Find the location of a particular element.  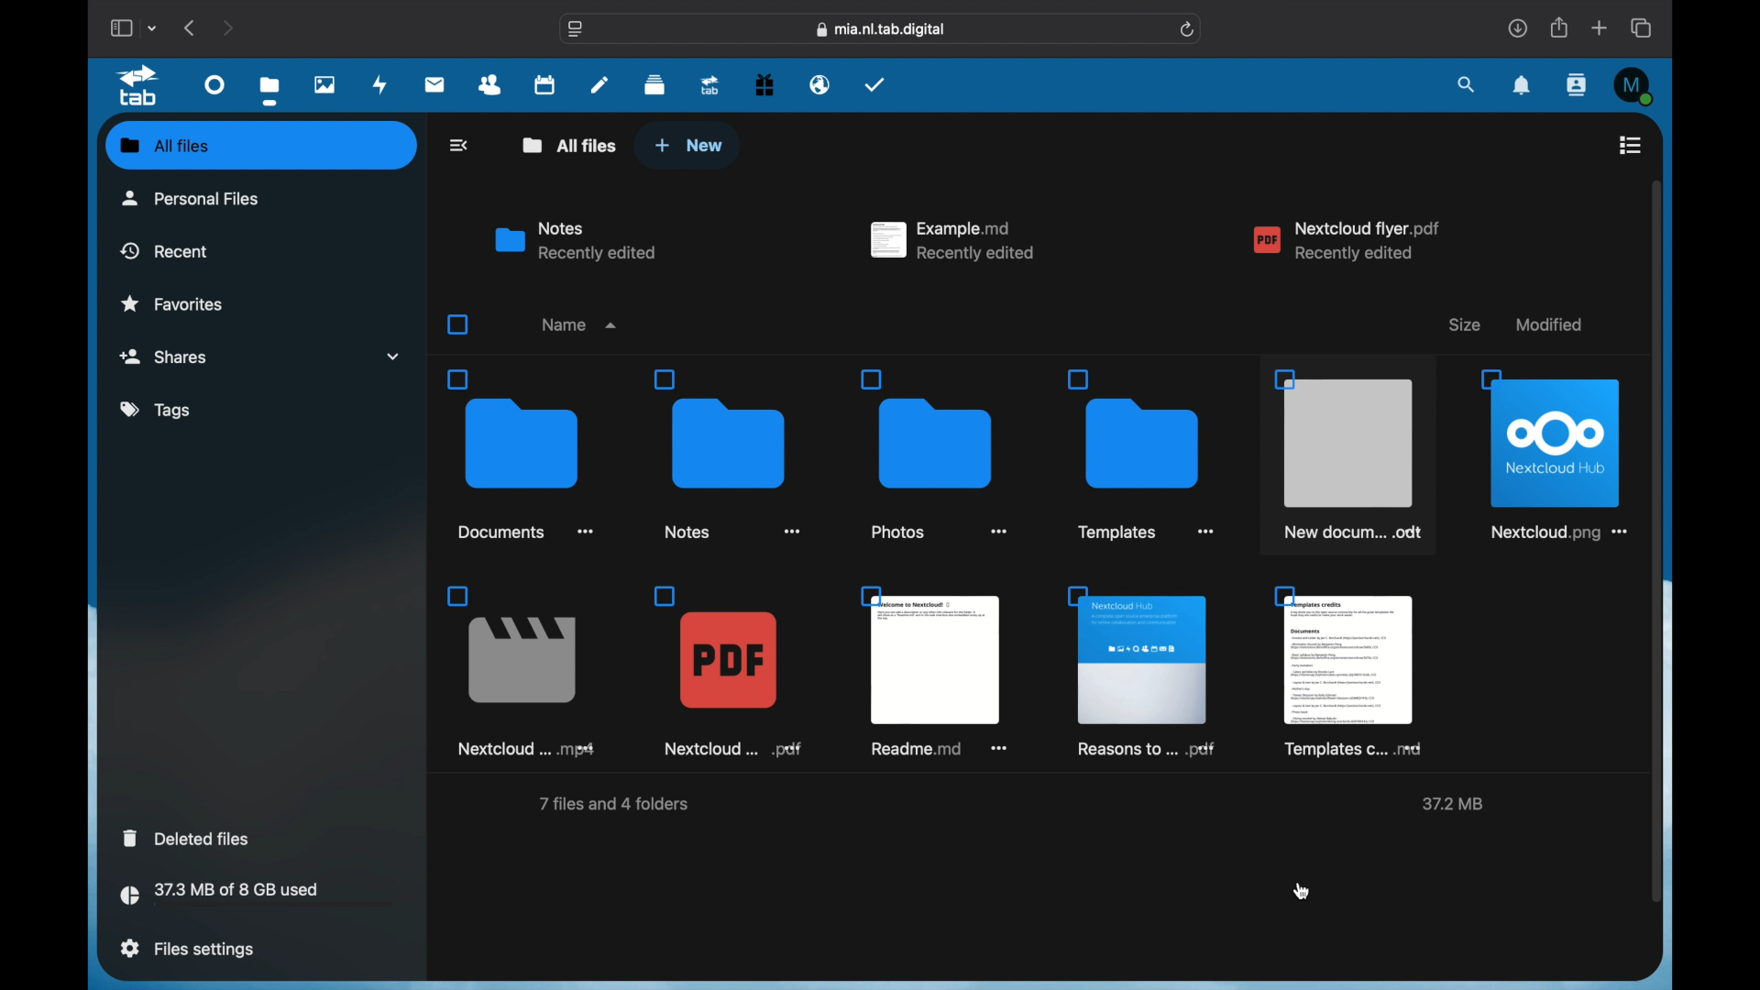

web address is located at coordinates (882, 30).